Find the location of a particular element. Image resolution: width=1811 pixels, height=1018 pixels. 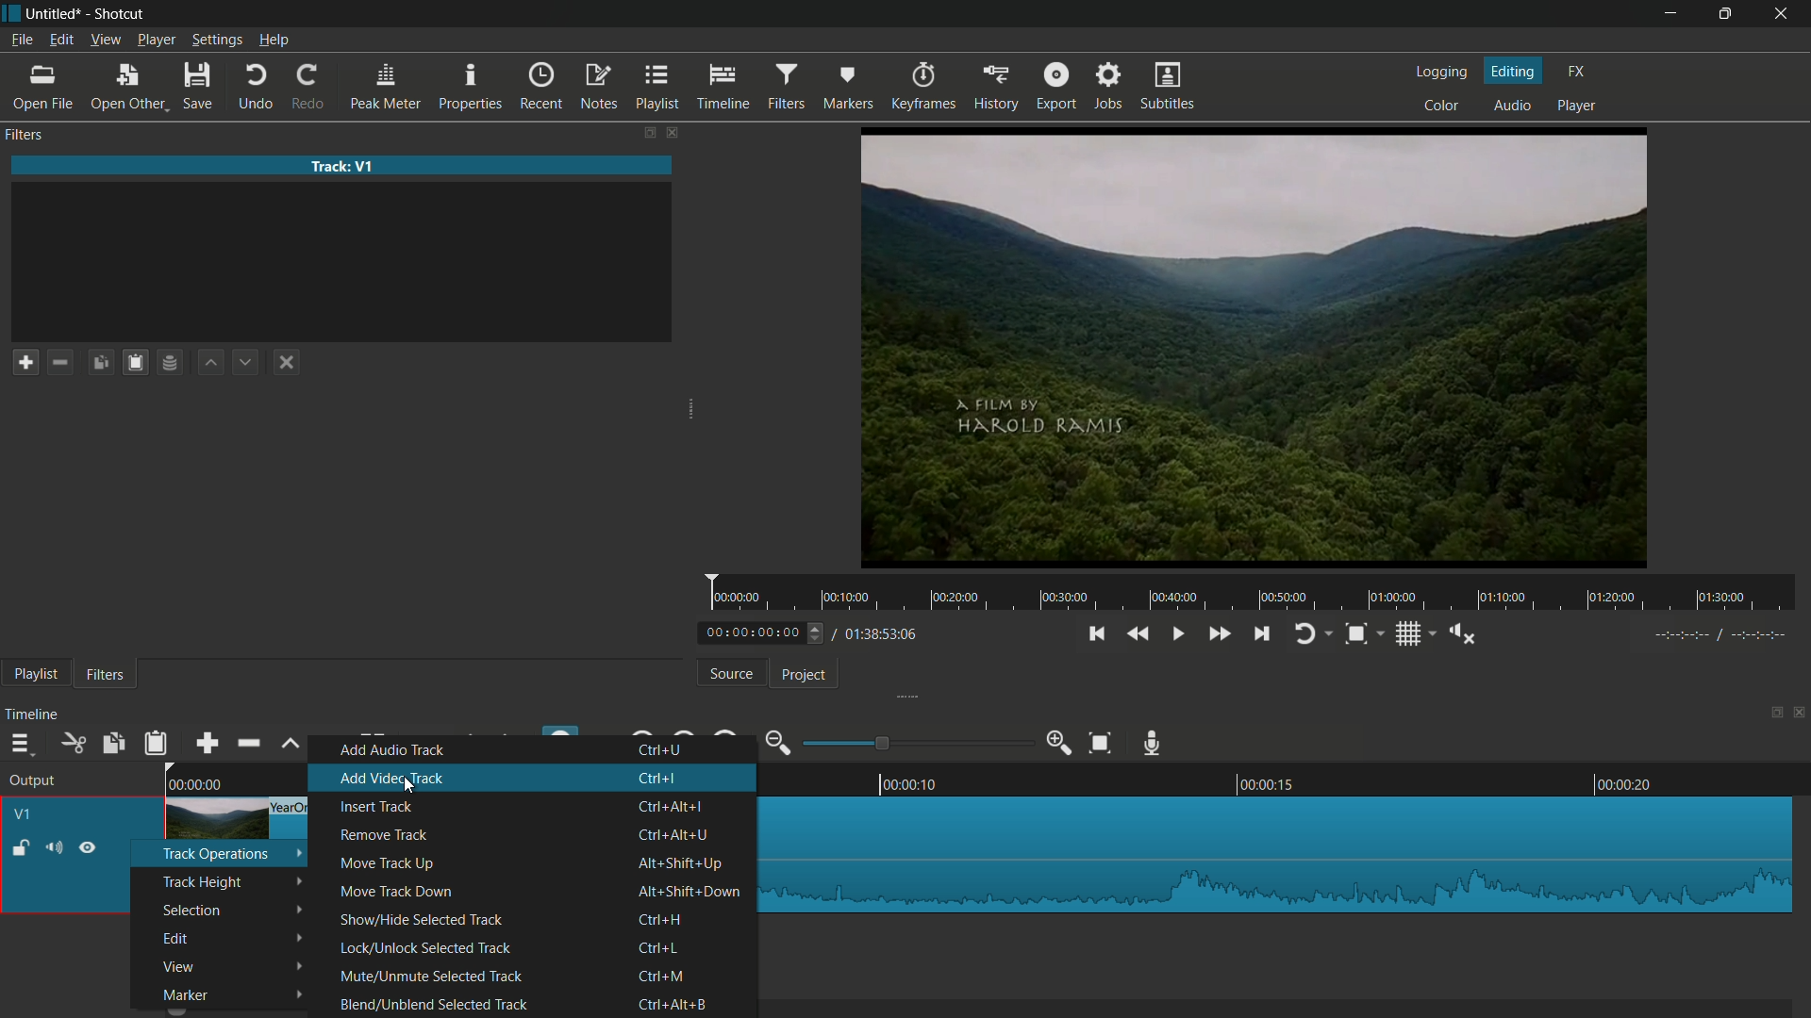

view menu is located at coordinates (107, 40).